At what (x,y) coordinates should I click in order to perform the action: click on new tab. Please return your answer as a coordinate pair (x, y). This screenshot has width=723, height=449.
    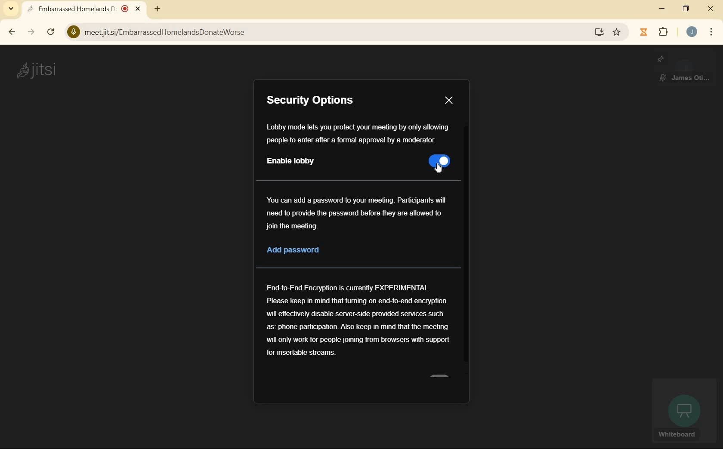
    Looking at the image, I should click on (157, 9).